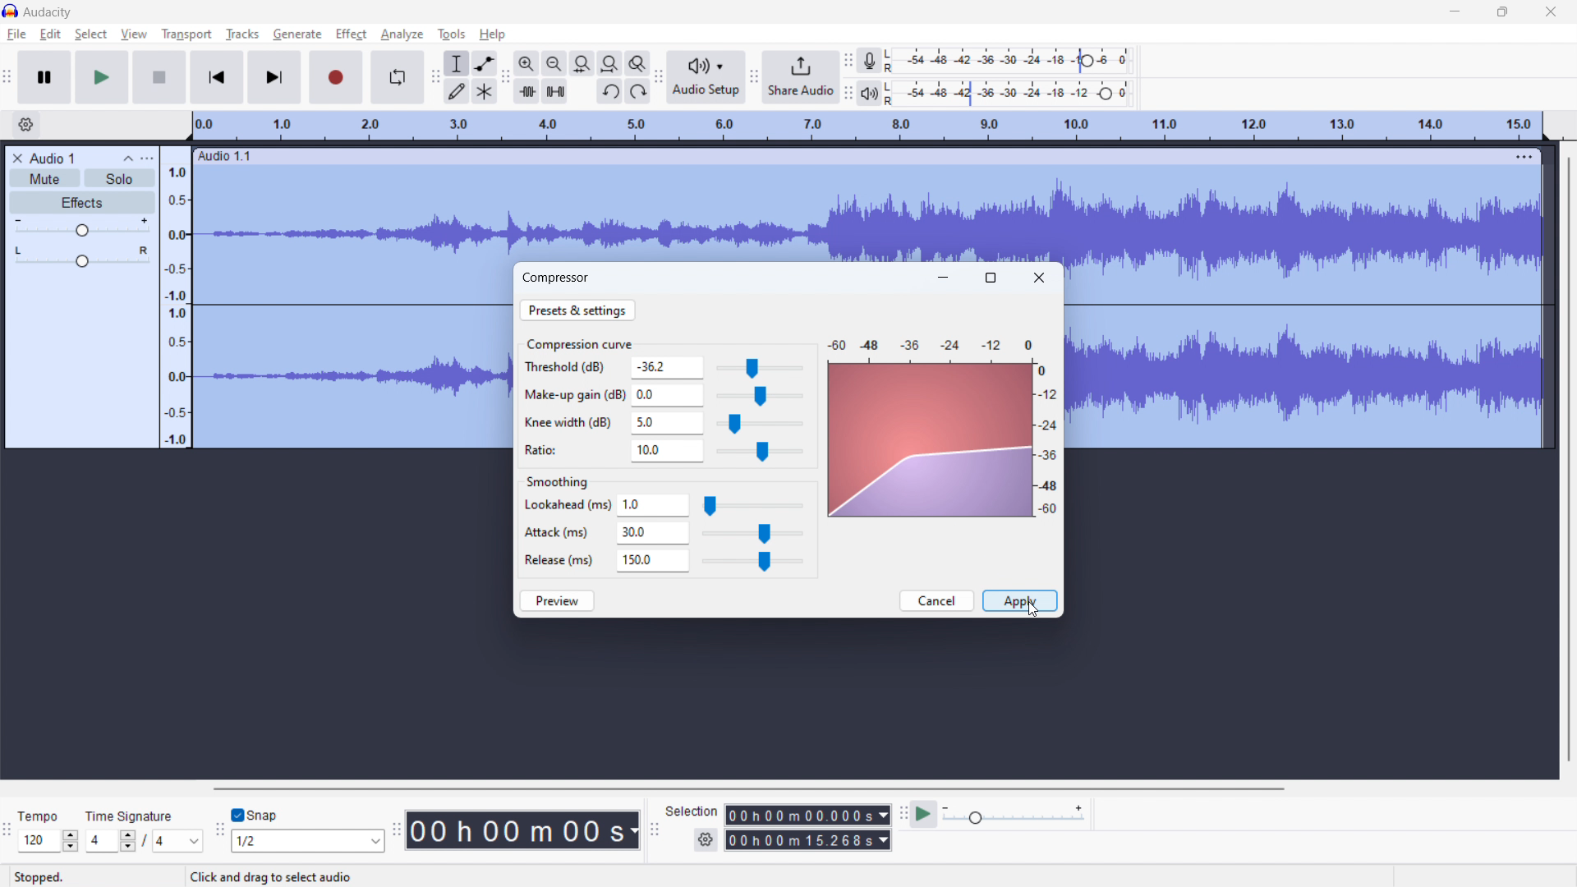  Describe the element at coordinates (396, 832) in the screenshot. I see `time toolbar` at that location.